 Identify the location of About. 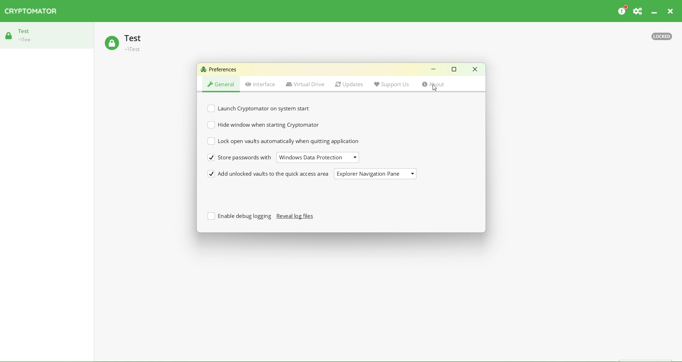
(440, 85).